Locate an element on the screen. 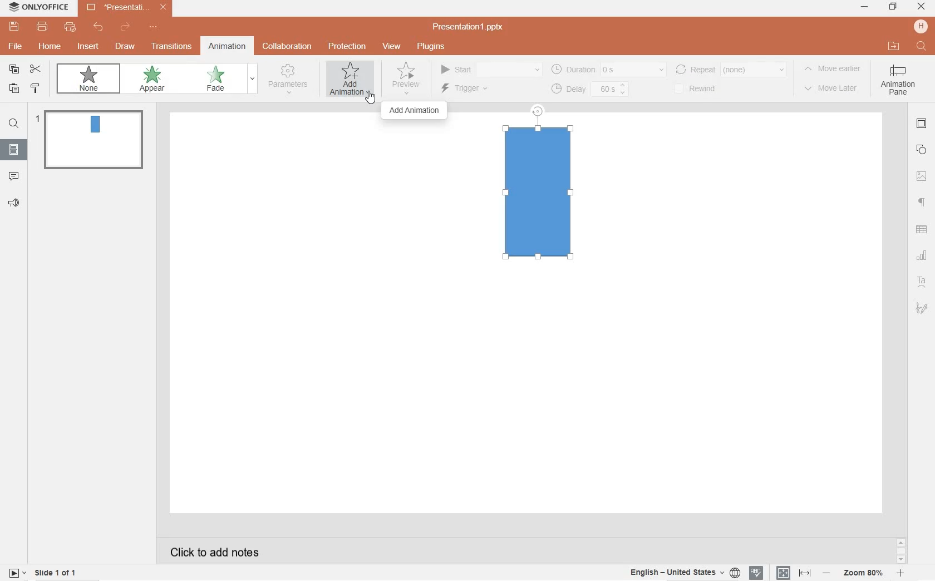  add animation is located at coordinates (415, 112).